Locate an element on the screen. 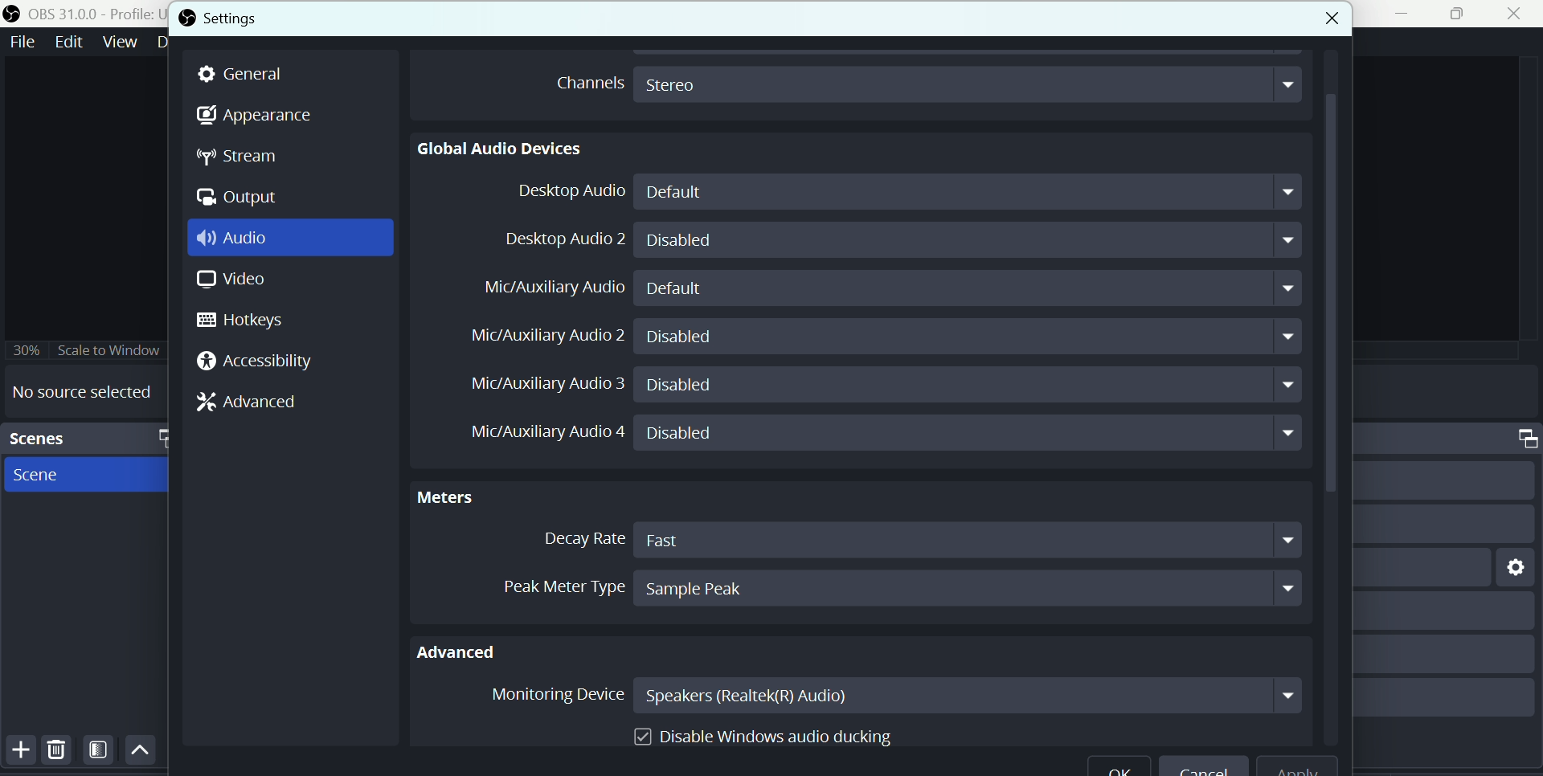  Advanced is located at coordinates (255, 401).